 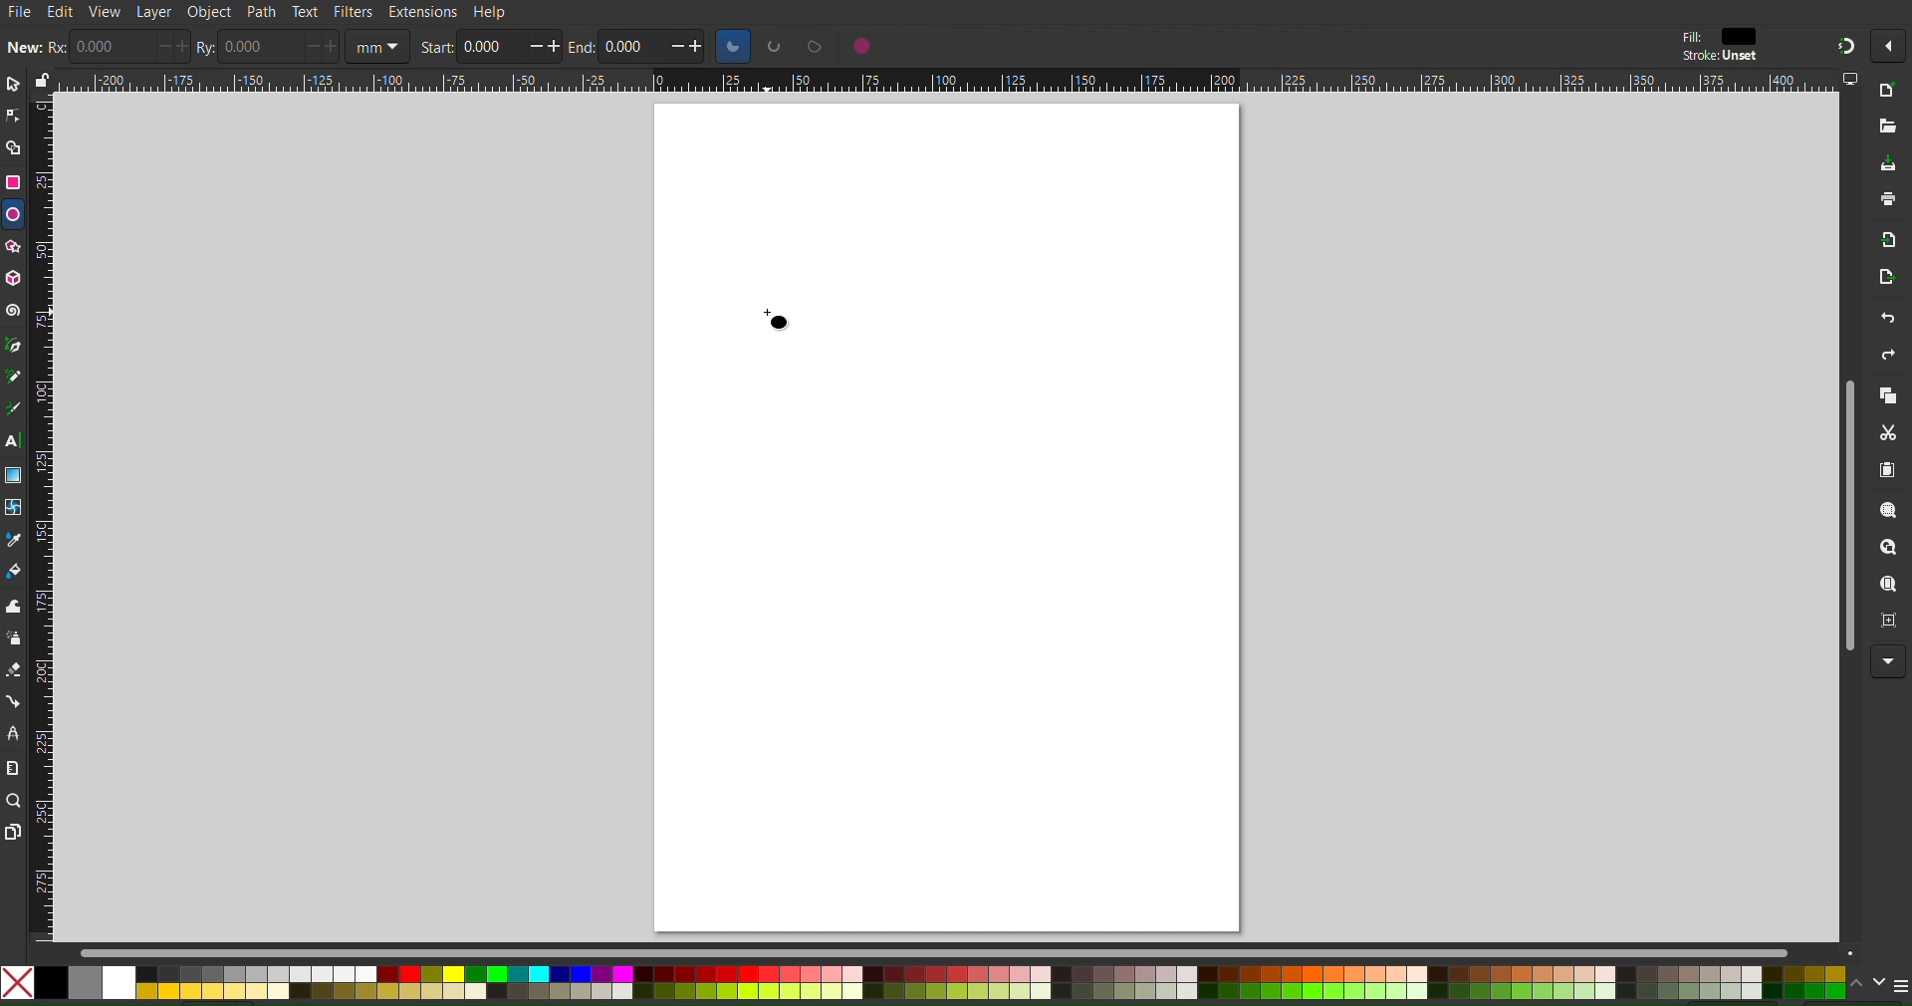 I want to click on Color Picker Tool, so click(x=14, y=540).